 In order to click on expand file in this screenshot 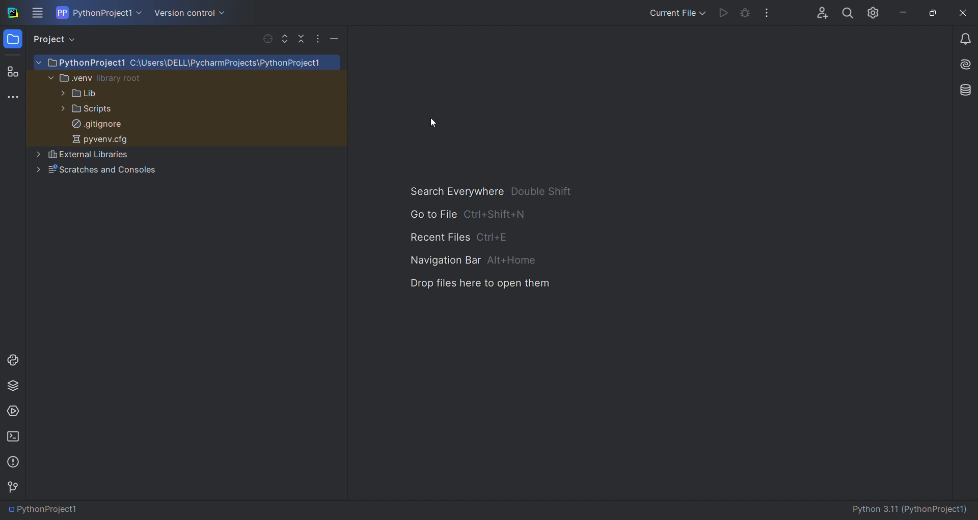, I will do `click(283, 38)`.